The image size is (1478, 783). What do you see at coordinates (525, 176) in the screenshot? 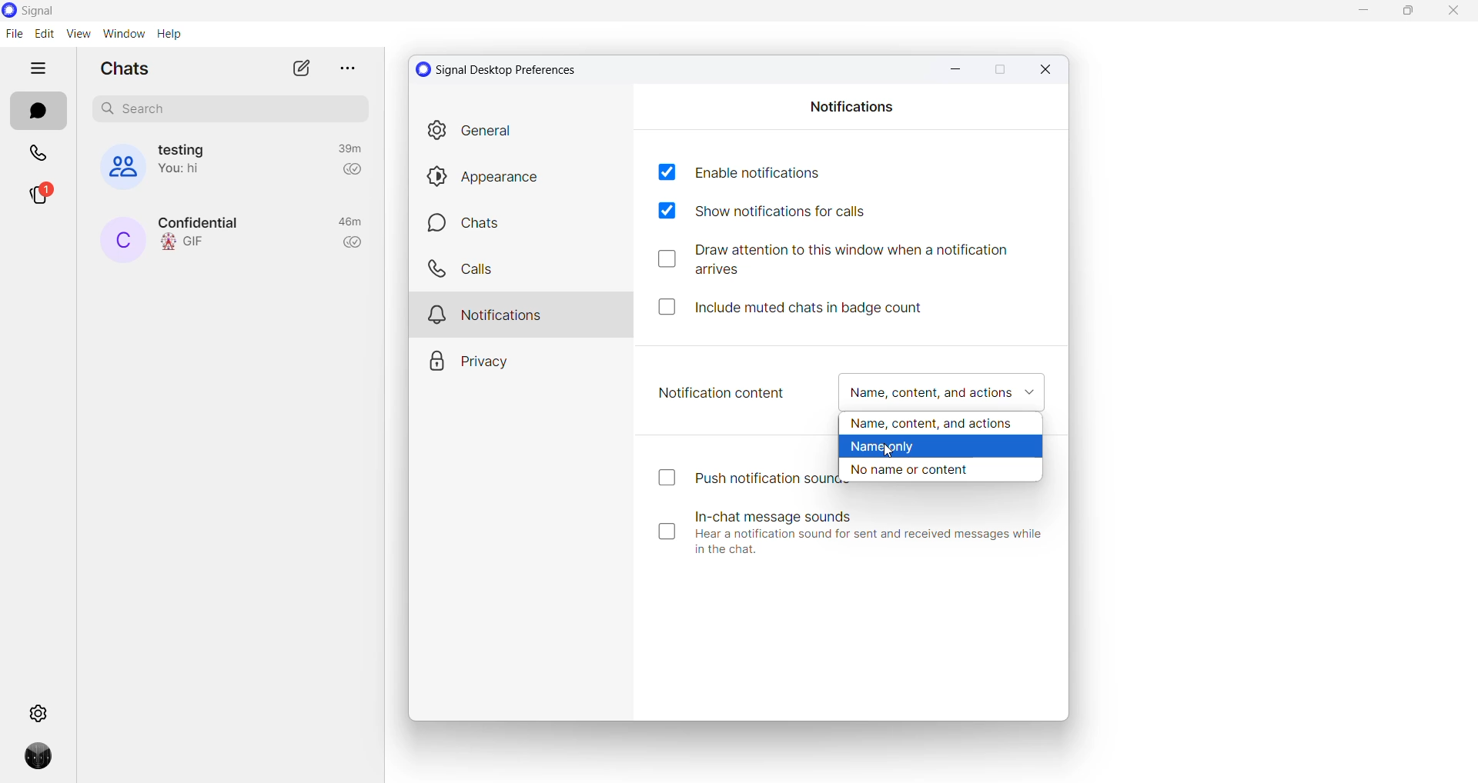
I see `appearance` at bounding box center [525, 176].